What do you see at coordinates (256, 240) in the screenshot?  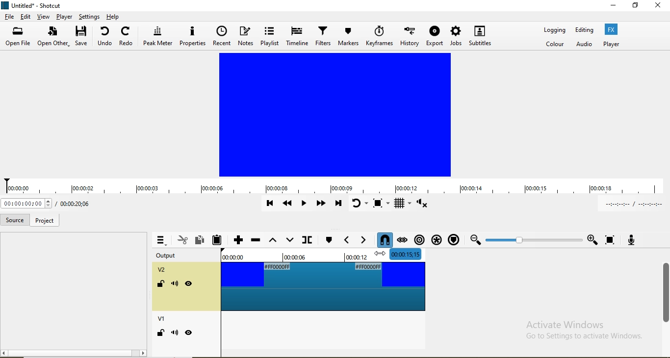 I see `Ripple delete` at bounding box center [256, 240].